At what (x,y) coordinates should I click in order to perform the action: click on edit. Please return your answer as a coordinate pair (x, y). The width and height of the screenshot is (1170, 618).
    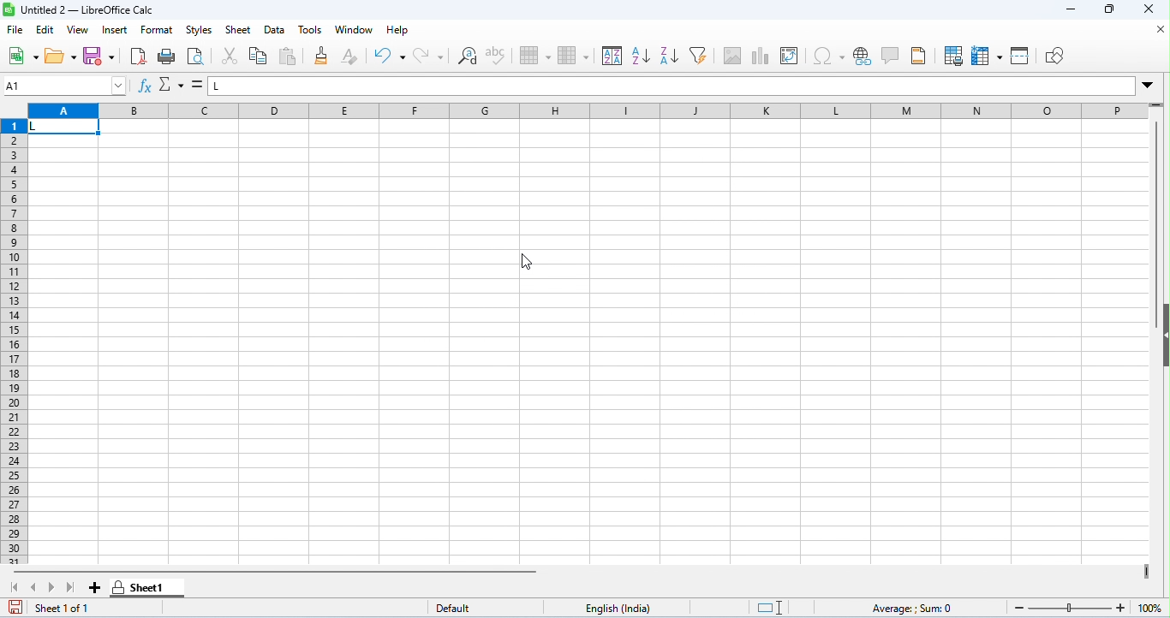
    Looking at the image, I should click on (46, 31).